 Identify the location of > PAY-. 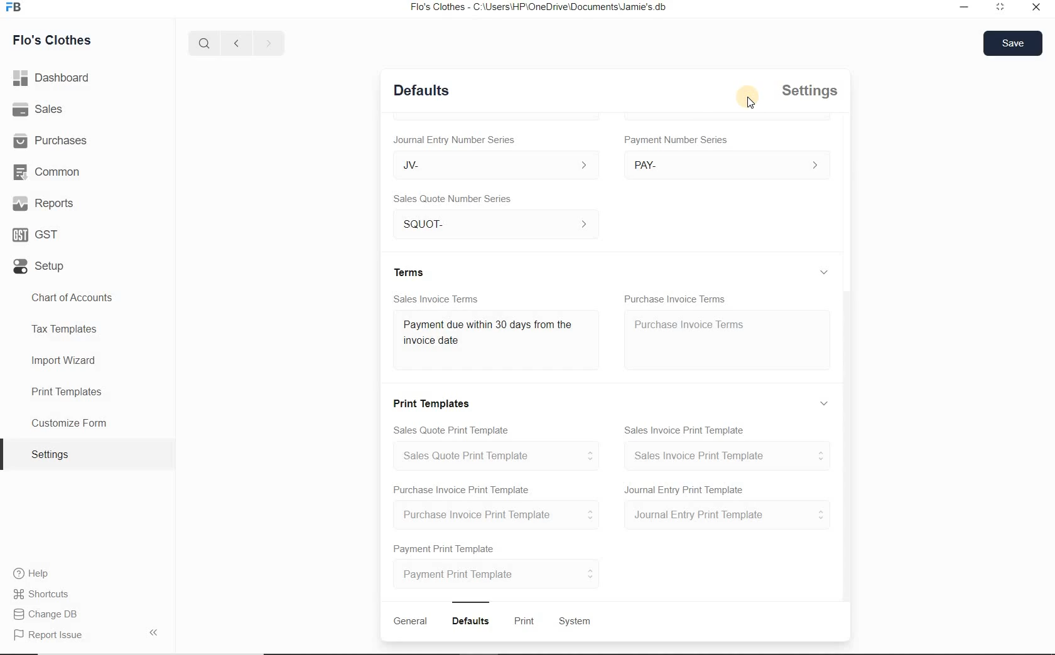
(723, 164).